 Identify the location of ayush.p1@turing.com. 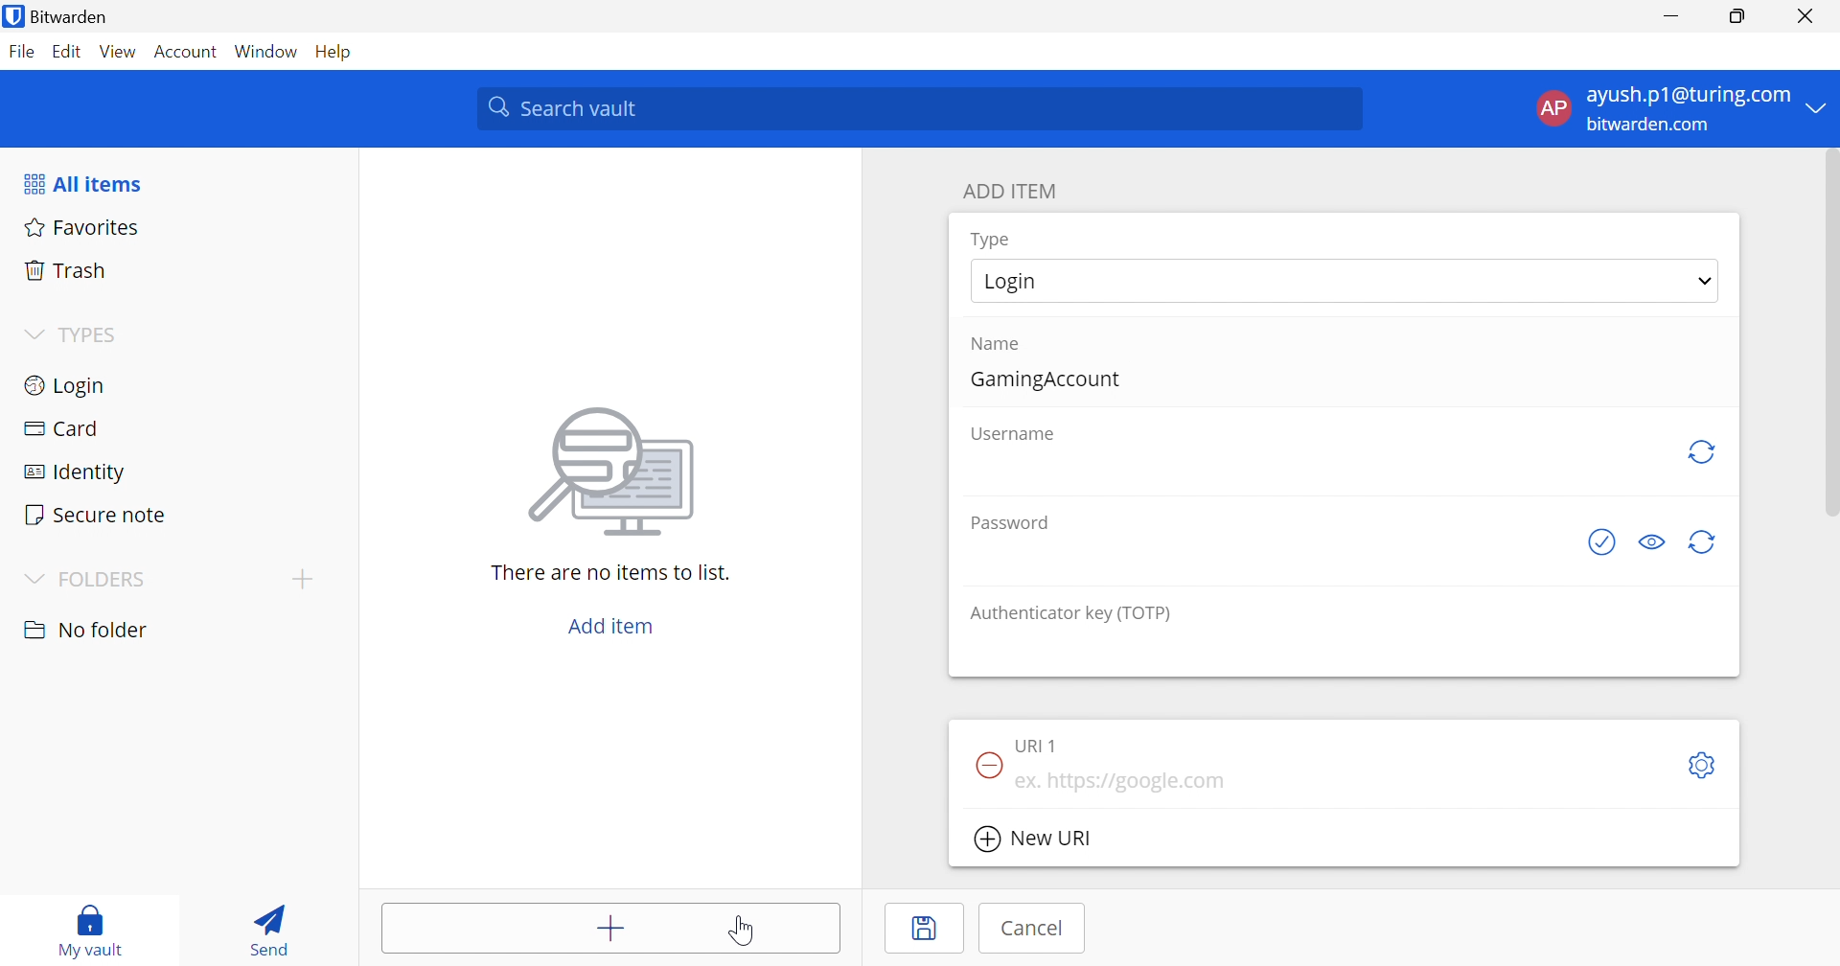
(1691, 98).